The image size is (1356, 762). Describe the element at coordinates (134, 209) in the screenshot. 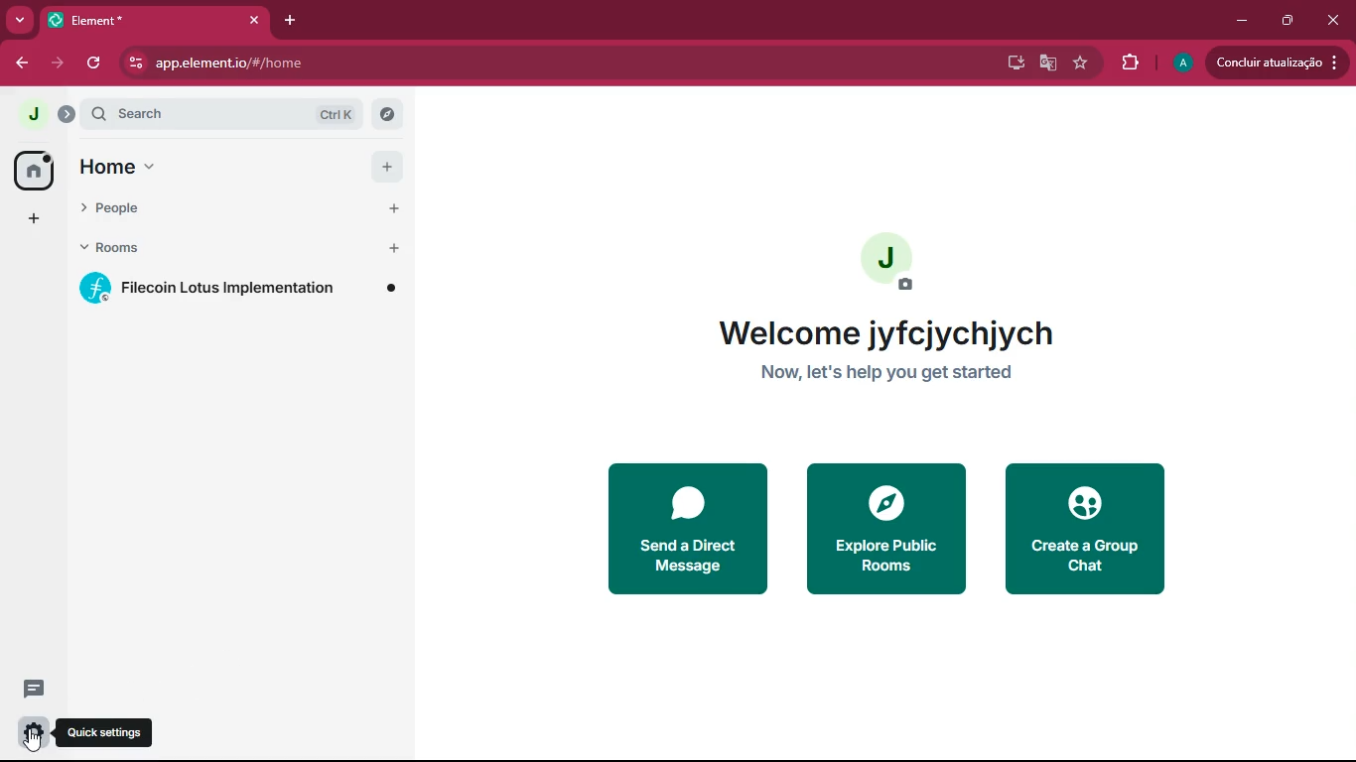

I see `people` at that location.